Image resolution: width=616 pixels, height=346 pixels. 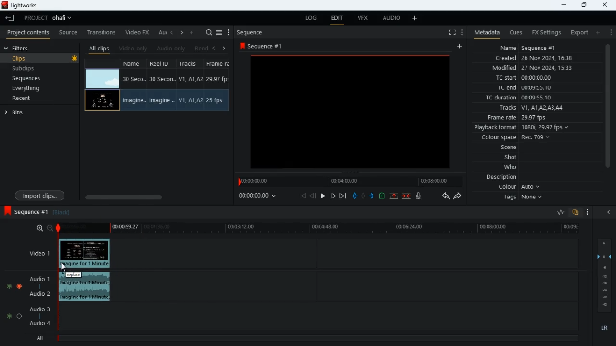 I want to click on Name, so click(x=134, y=79).